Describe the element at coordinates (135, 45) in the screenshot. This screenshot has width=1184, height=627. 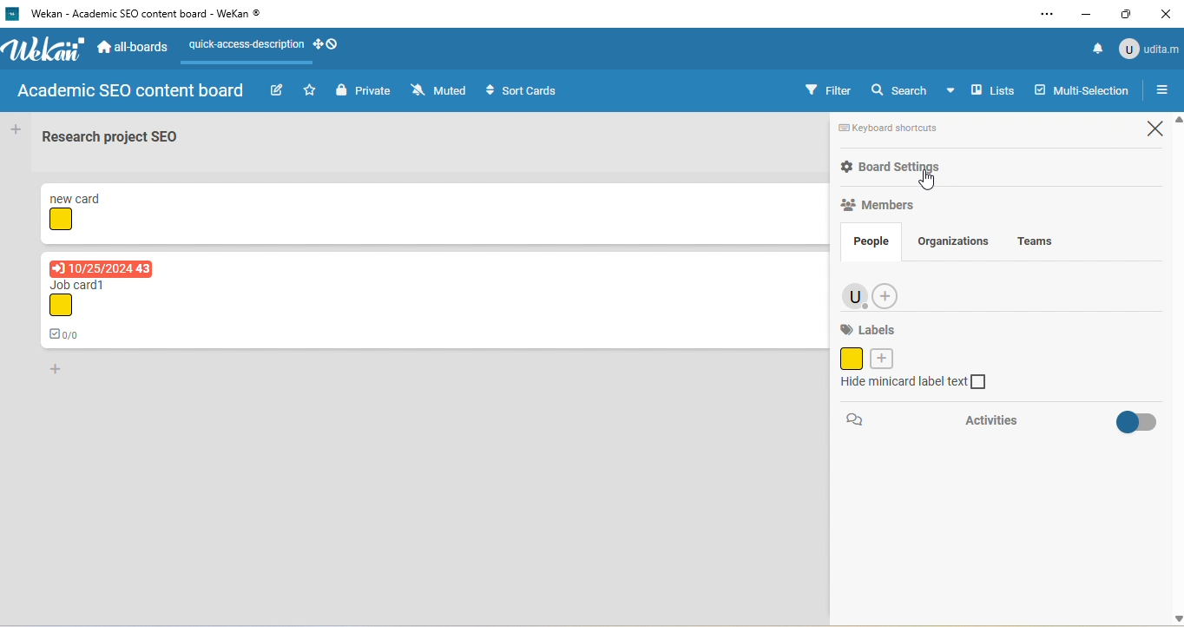
I see `all-boards` at that location.